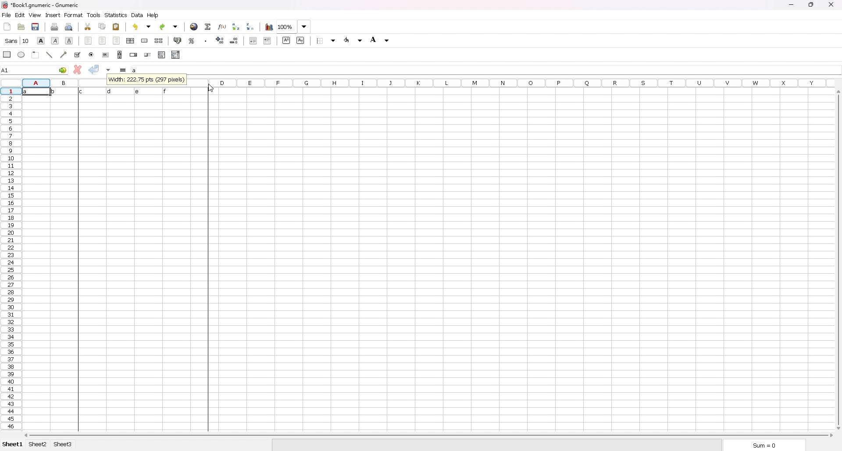  I want to click on help, so click(154, 15).